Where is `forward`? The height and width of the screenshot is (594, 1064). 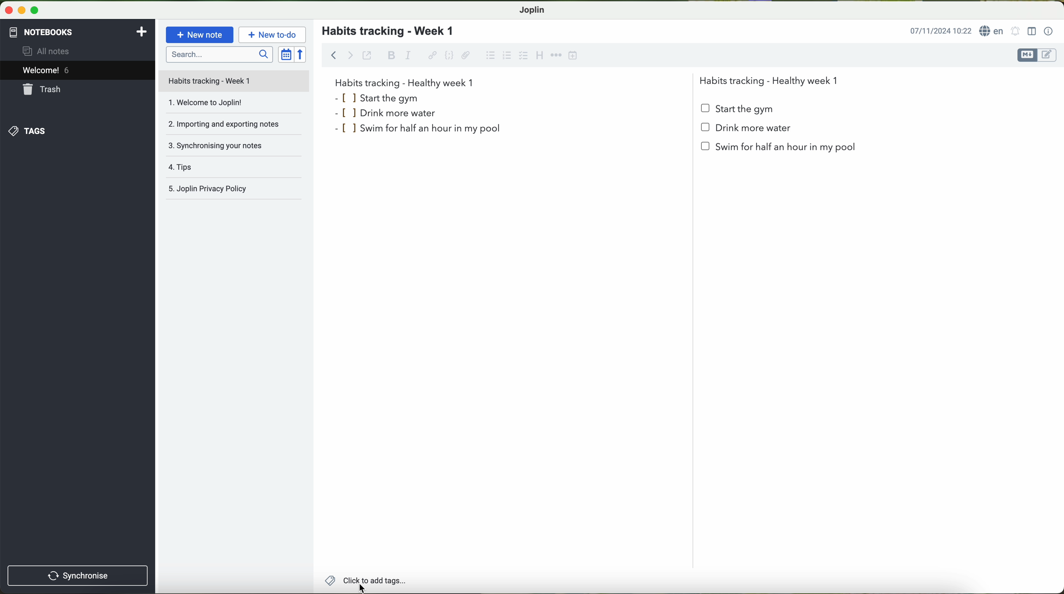
forward is located at coordinates (350, 55).